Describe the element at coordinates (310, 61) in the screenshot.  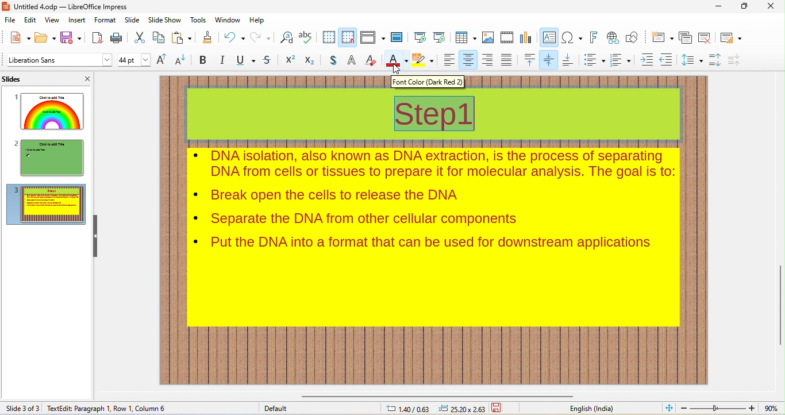
I see `subscript` at that location.